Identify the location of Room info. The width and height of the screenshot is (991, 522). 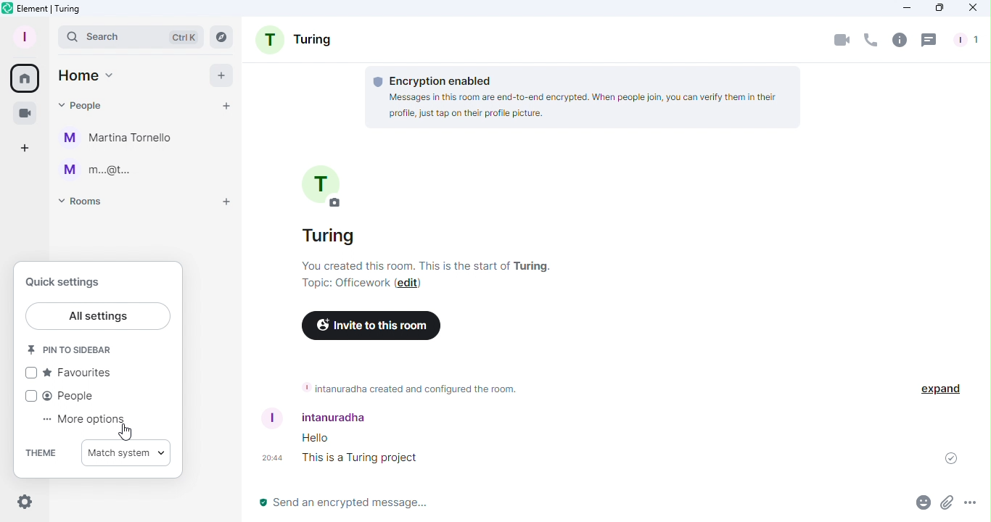
(898, 41).